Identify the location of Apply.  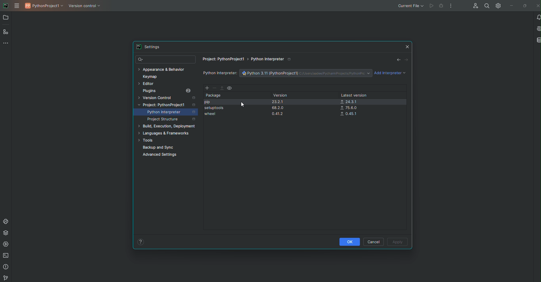
(397, 242).